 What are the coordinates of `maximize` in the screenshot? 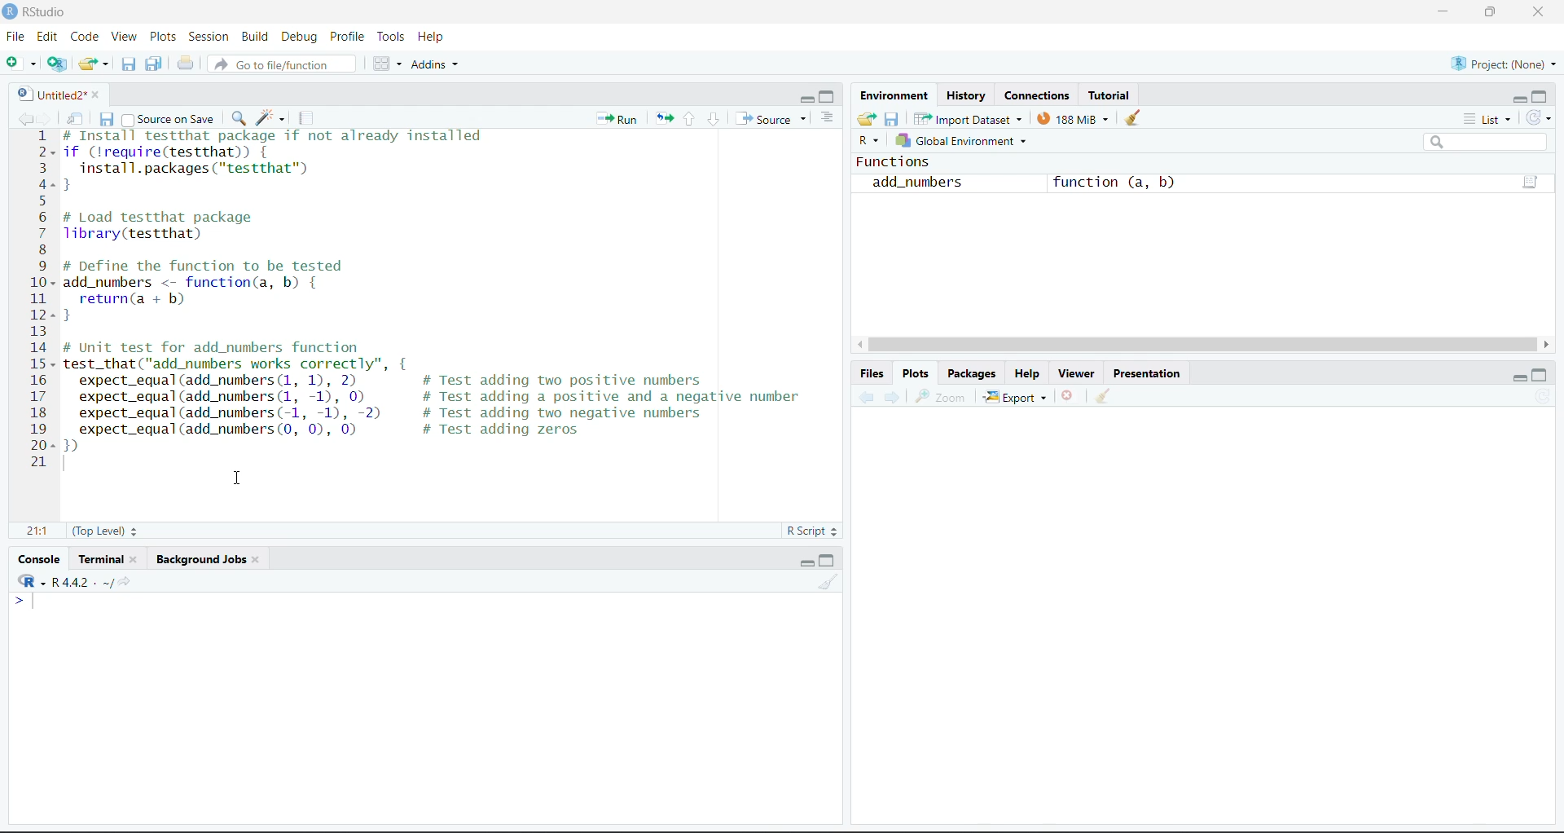 It's located at (1541, 376).